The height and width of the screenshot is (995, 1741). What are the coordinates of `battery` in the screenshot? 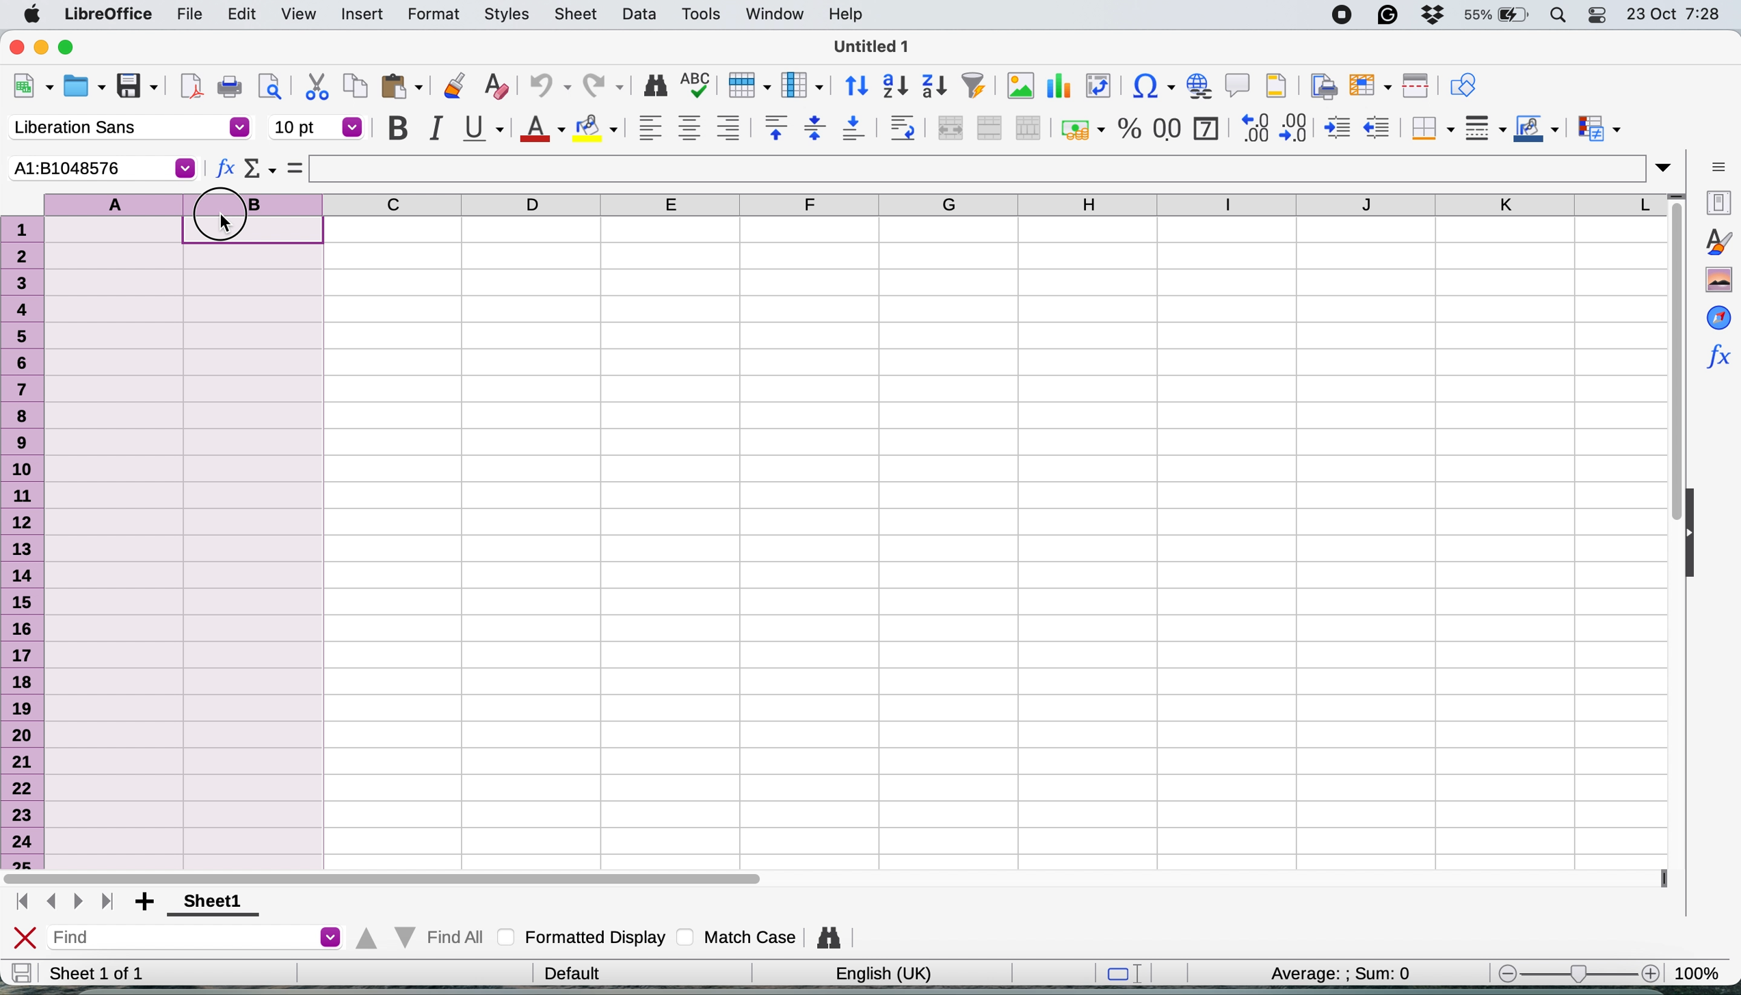 It's located at (1493, 16).